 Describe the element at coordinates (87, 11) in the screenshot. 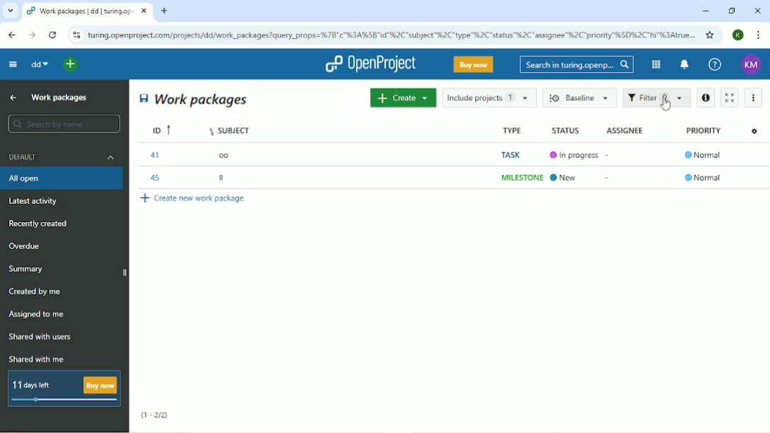

I see `Current tab` at that location.